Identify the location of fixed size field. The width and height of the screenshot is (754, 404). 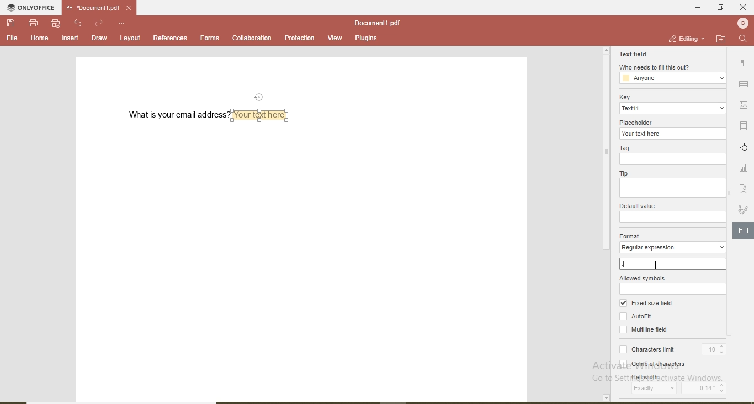
(650, 304).